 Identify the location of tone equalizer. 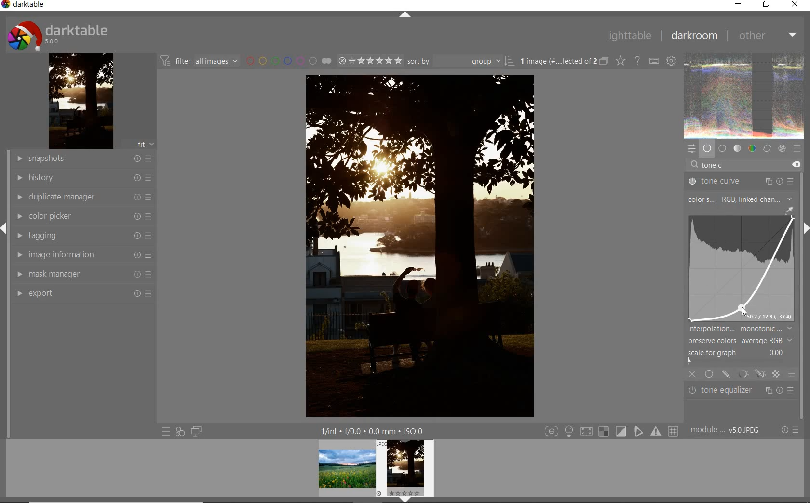
(740, 390).